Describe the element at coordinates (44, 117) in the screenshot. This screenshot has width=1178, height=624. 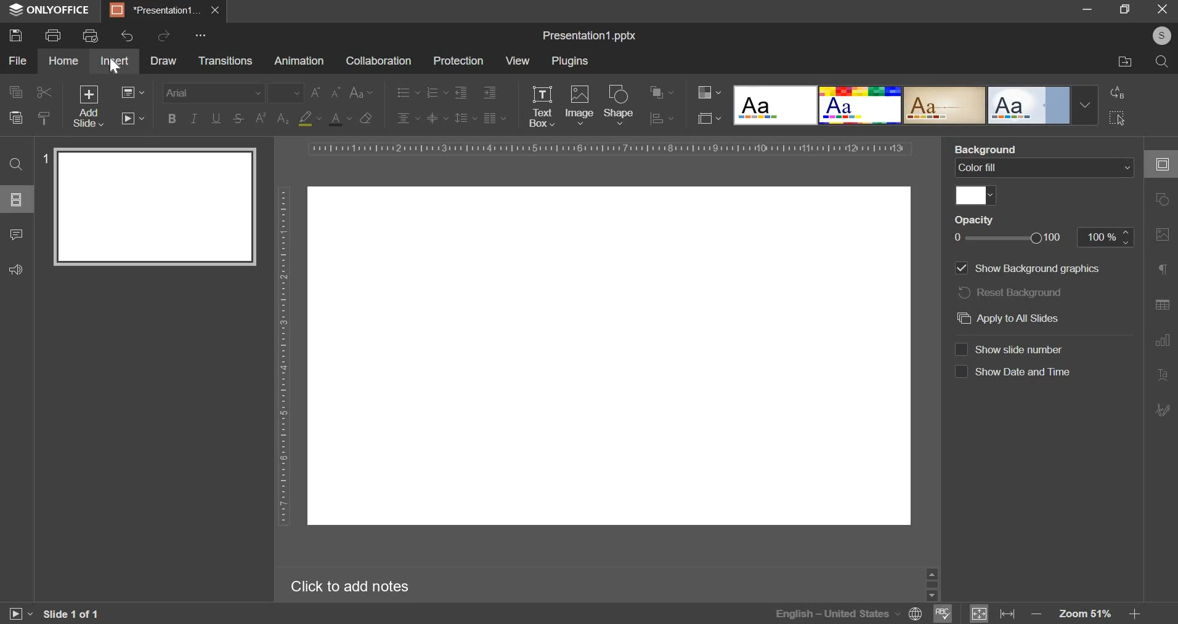
I see `copy style` at that location.